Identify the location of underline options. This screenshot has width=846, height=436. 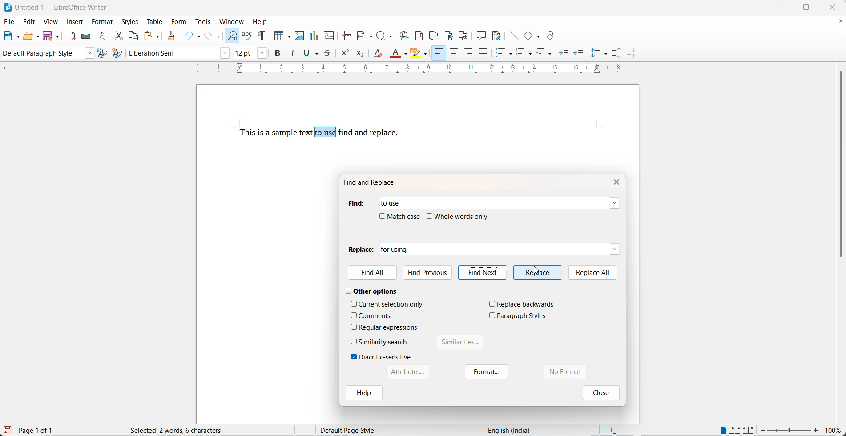
(318, 55).